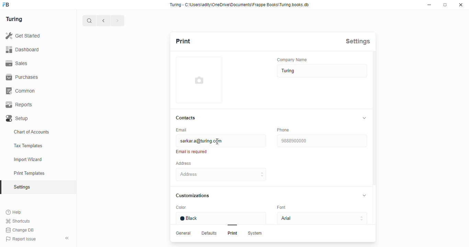  I want to click on Defaults, so click(210, 234).